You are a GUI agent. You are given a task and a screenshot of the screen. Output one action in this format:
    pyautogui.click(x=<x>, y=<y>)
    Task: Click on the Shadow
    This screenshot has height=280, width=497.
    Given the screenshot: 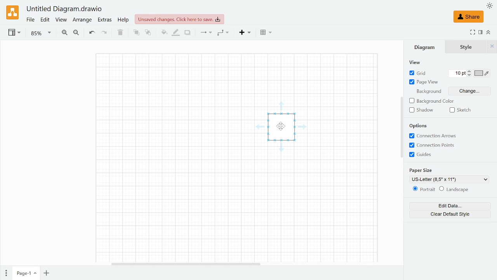 What is the action you would take?
    pyautogui.click(x=188, y=33)
    